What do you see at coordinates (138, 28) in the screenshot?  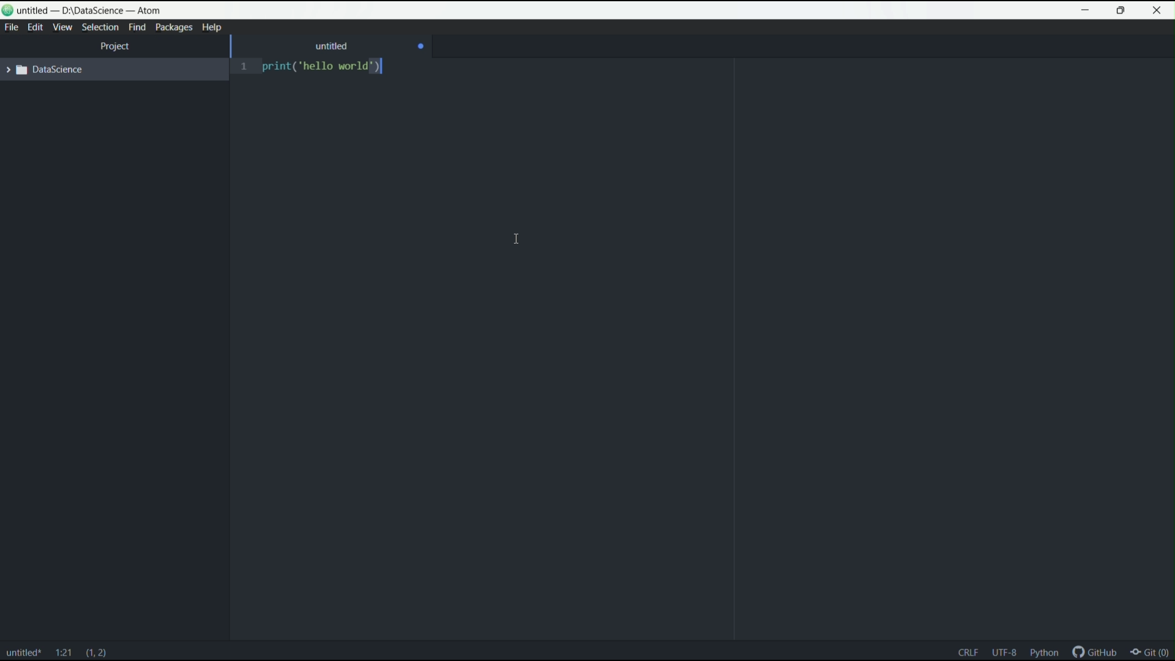 I see `find menu` at bounding box center [138, 28].